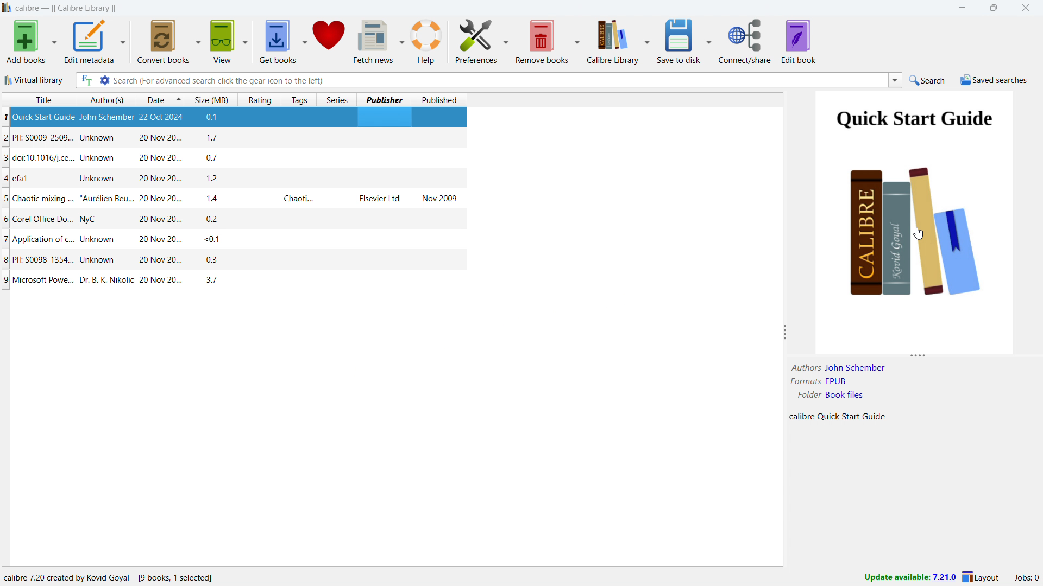  I want to click on virtual library, so click(34, 80).